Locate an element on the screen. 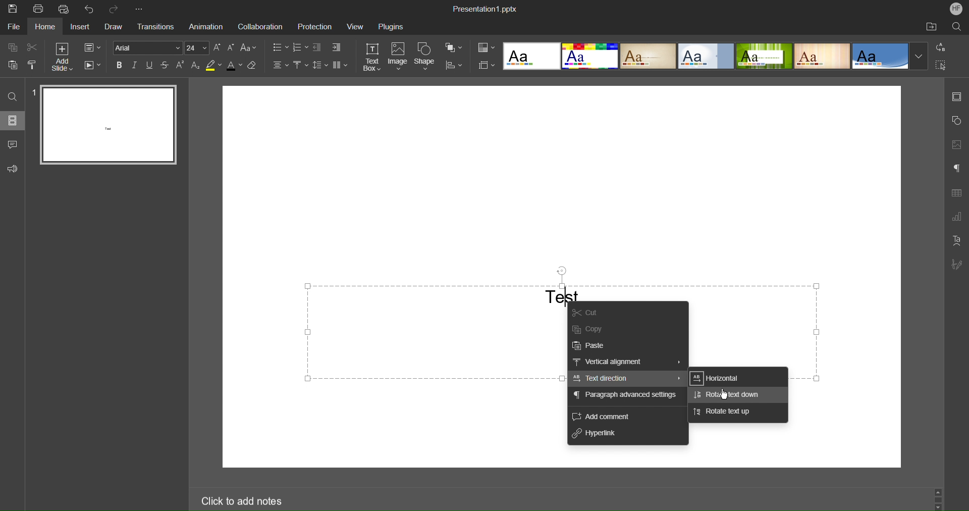 Image resolution: width=969 pixels, height=511 pixels. Decrease size is located at coordinates (232, 47).